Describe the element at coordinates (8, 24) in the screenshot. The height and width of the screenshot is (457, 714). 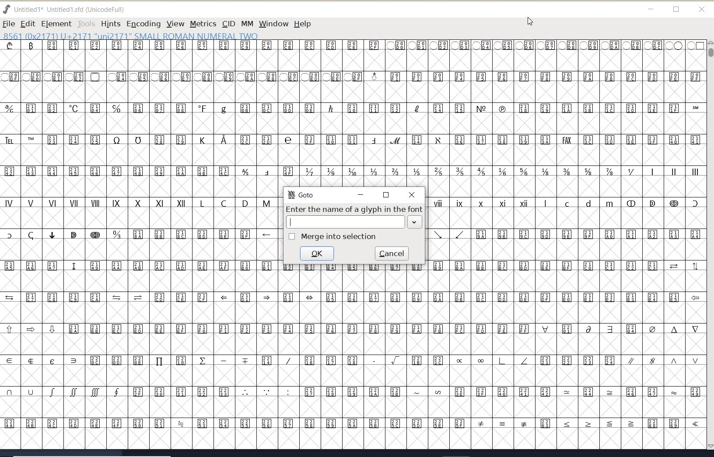
I see `FILE` at that location.